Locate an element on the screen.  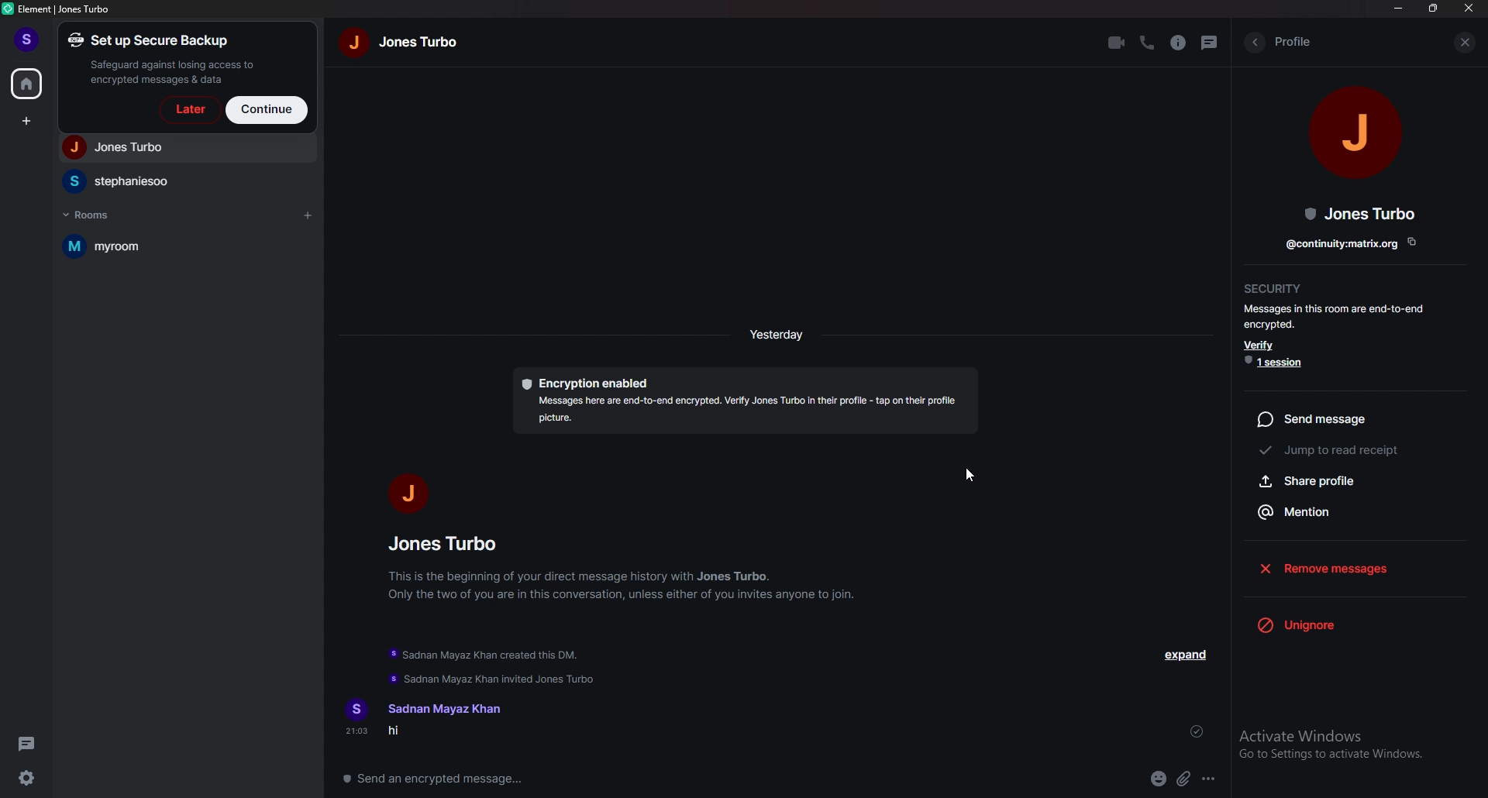
create space is located at coordinates (29, 122).